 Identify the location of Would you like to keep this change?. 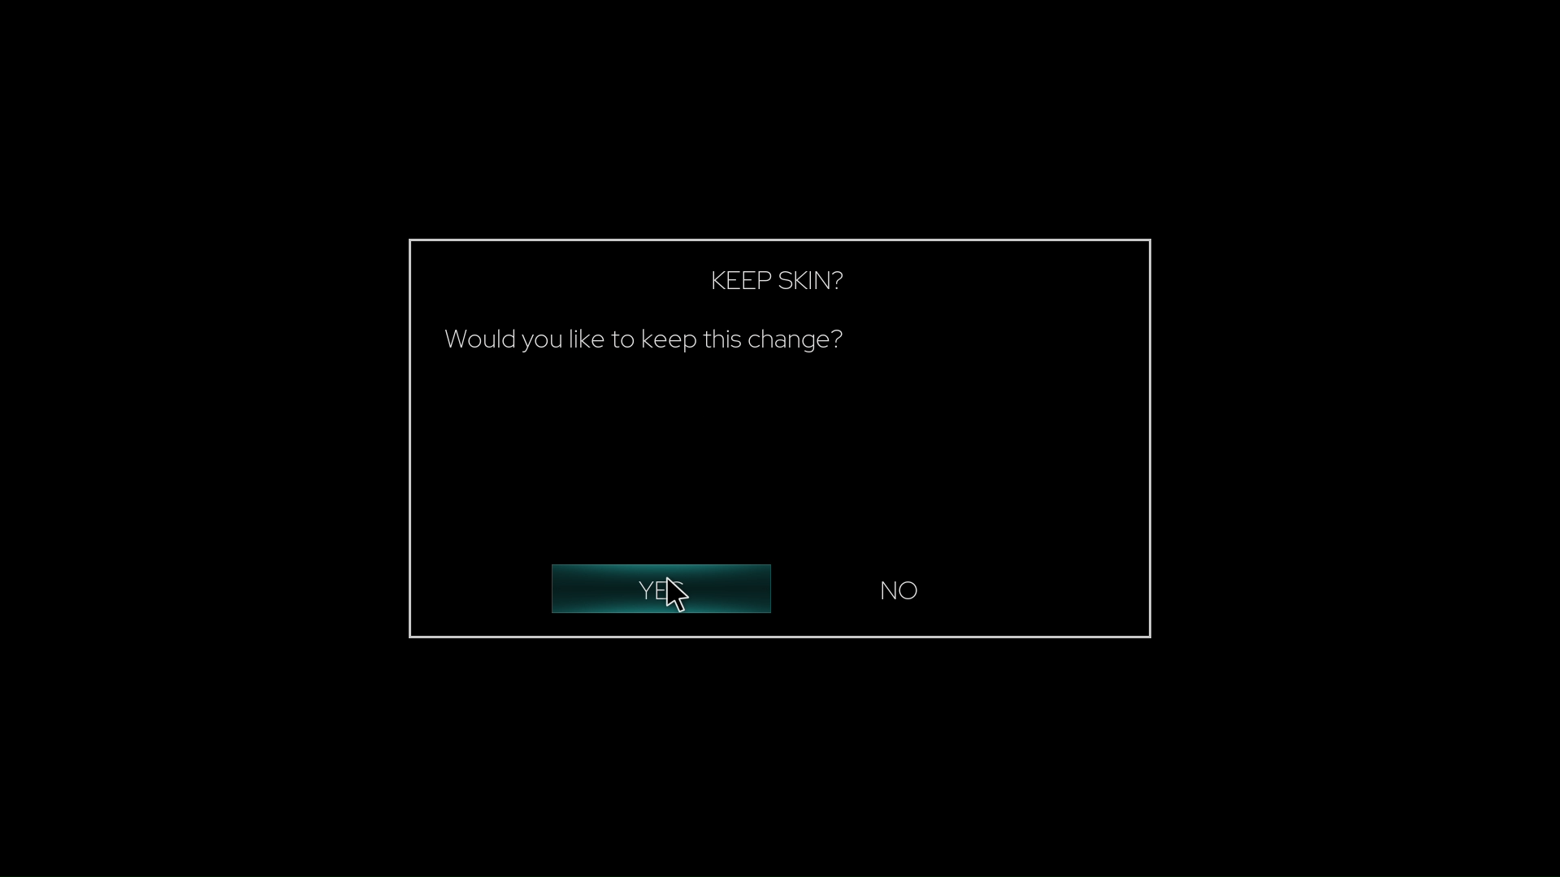
(649, 343).